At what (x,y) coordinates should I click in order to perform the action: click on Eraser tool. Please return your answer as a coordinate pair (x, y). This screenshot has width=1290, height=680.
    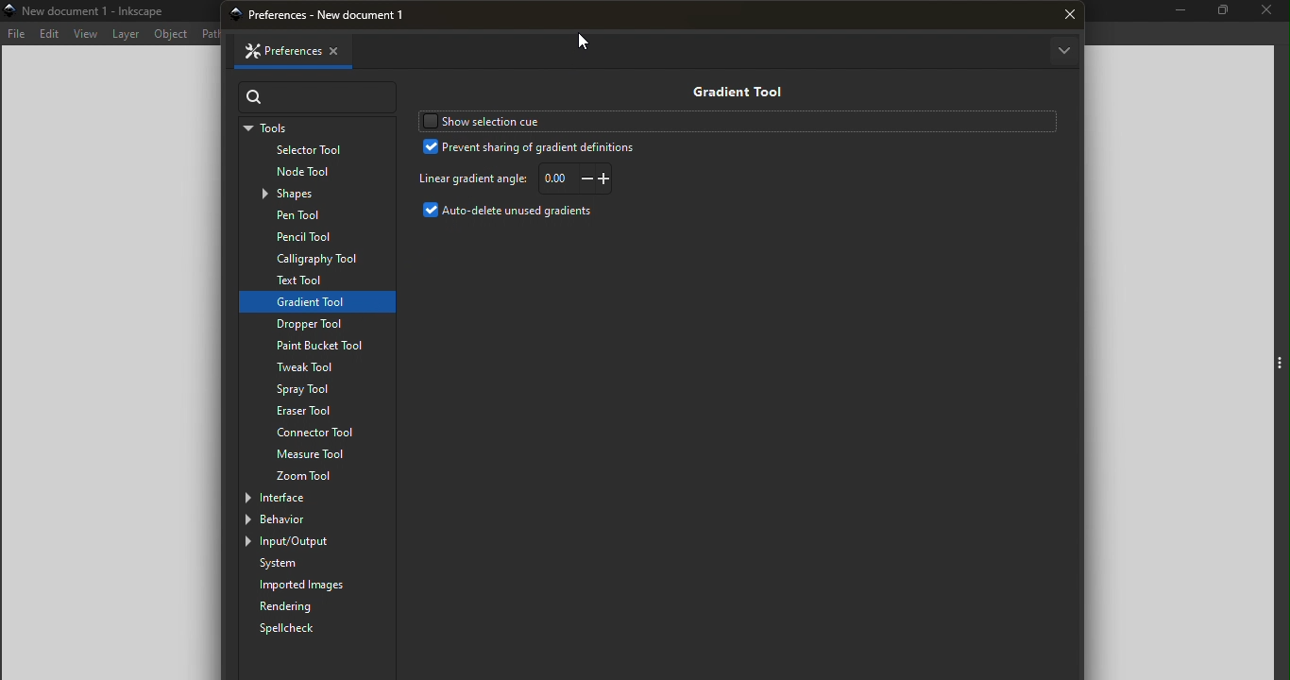
    Looking at the image, I should click on (317, 411).